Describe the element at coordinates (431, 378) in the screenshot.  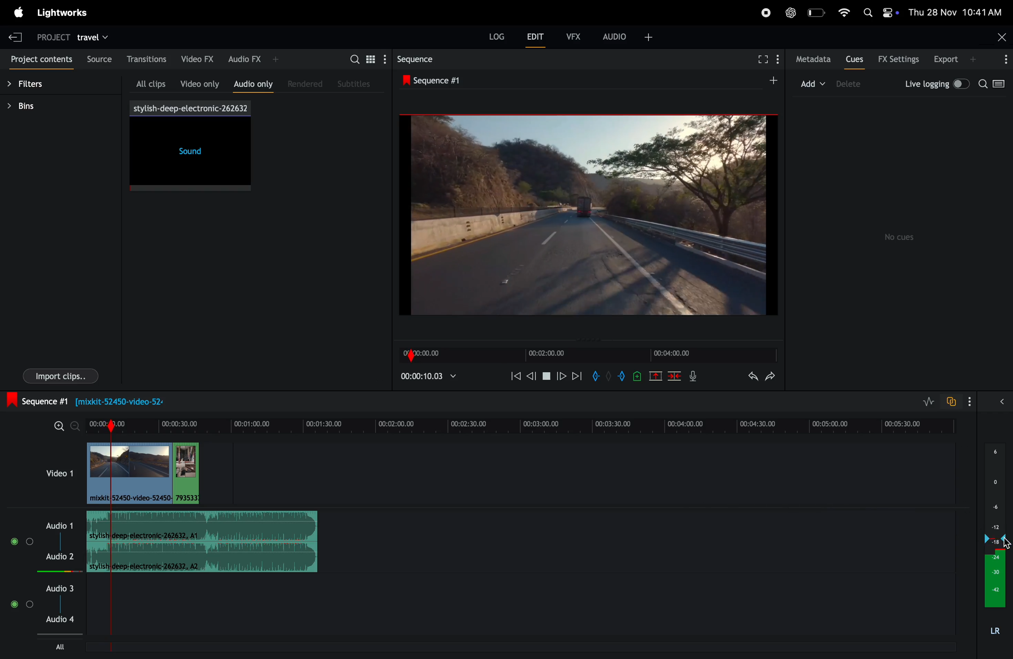
I see `play time` at that location.